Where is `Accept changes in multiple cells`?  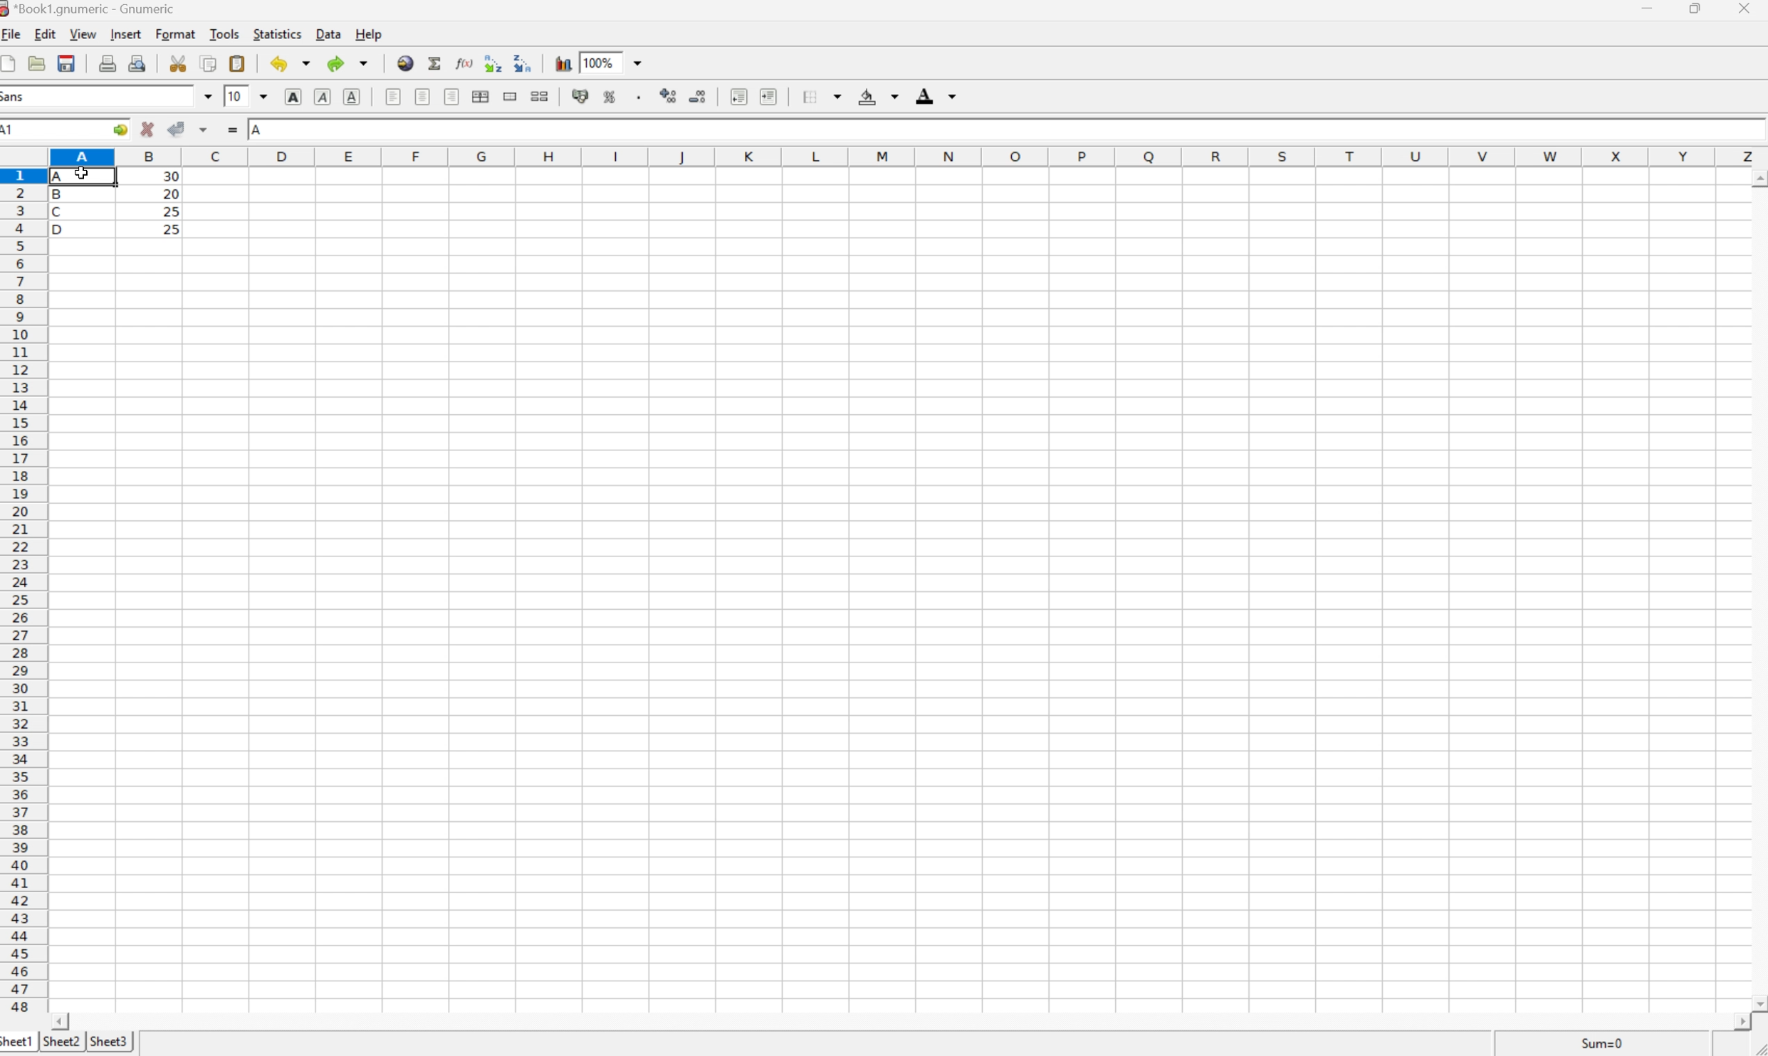 Accept changes in multiple cells is located at coordinates (204, 127).